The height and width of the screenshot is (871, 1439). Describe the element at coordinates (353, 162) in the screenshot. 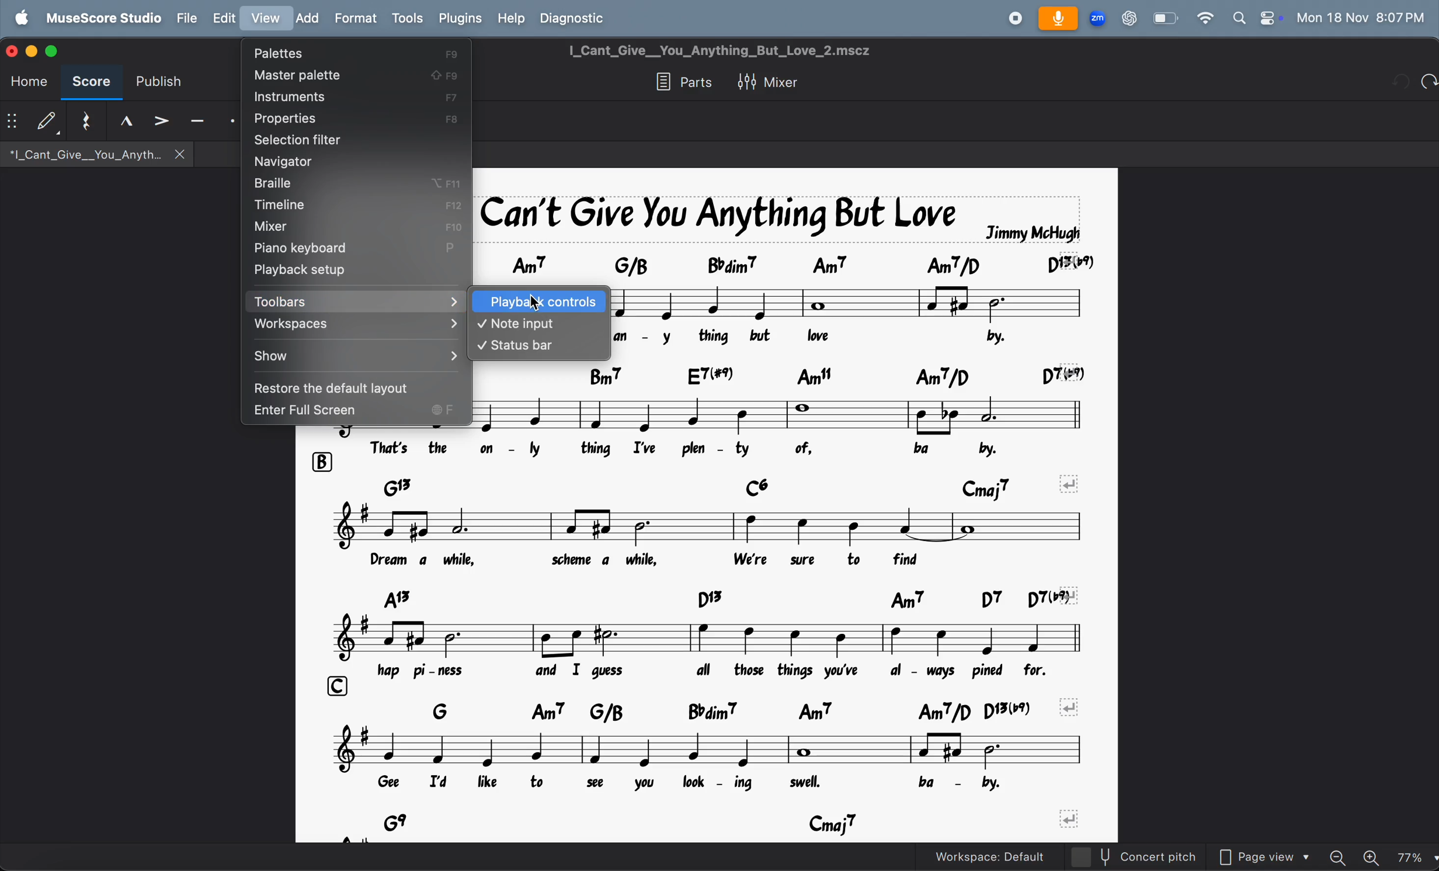

I see `navigator` at that location.